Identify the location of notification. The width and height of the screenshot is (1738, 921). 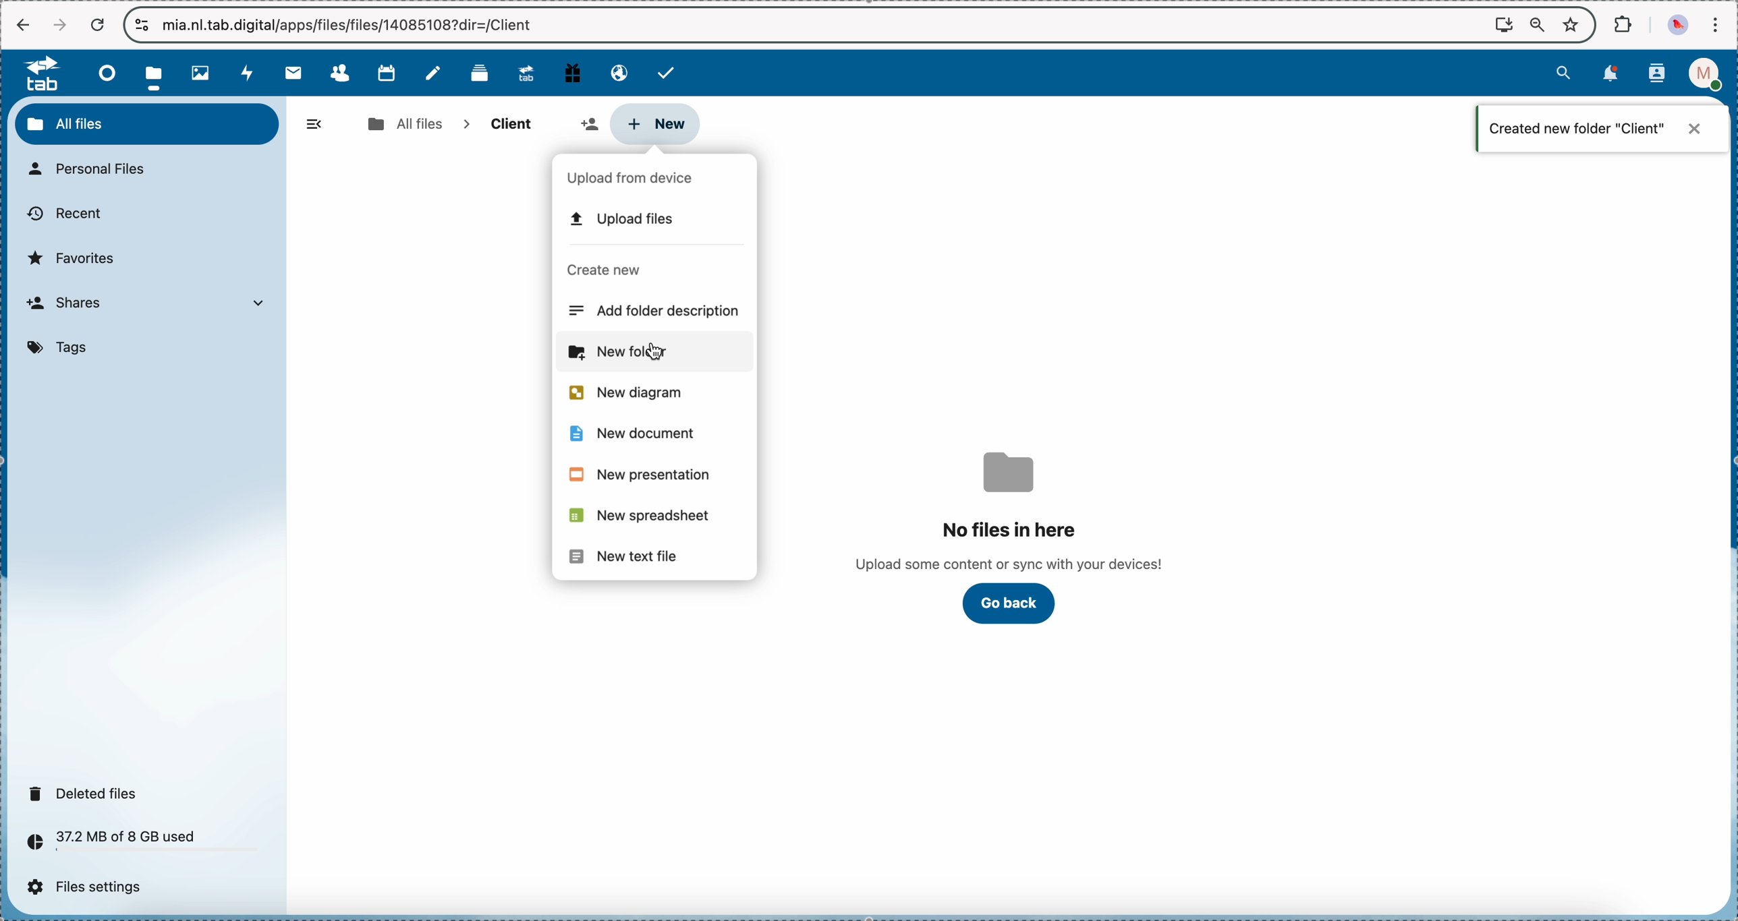
(1603, 128).